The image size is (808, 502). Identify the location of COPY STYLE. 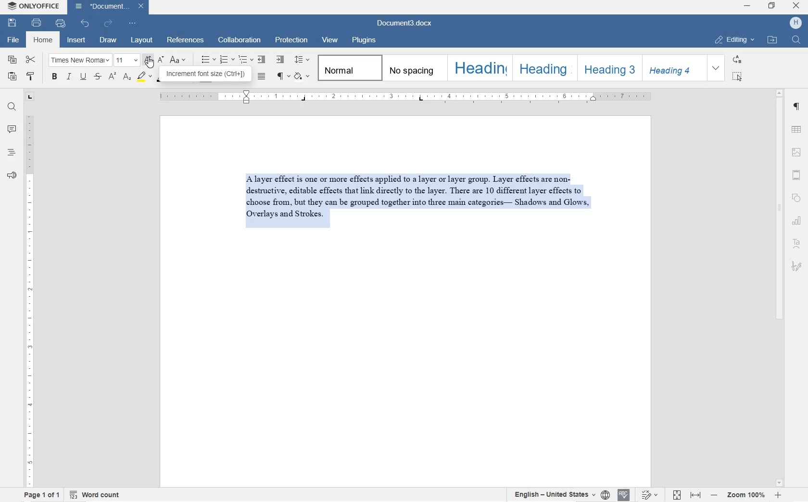
(31, 76).